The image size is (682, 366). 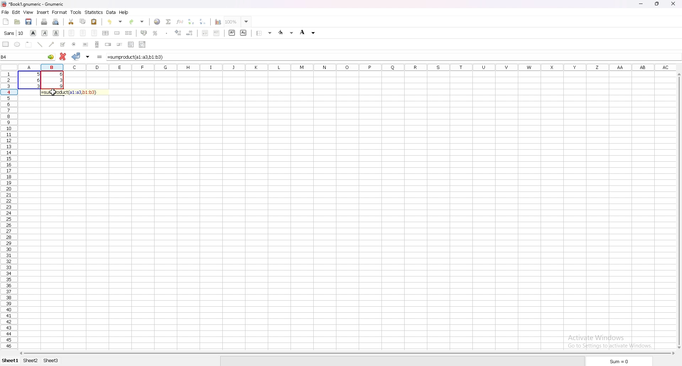 I want to click on superscript, so click(x=232, y=33).